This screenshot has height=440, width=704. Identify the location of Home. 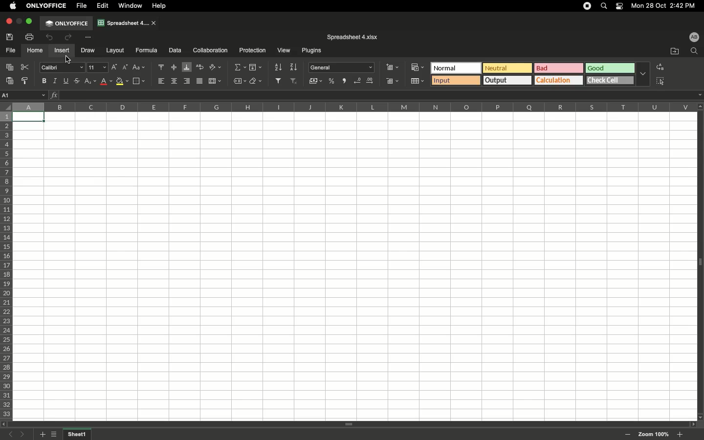
(35, 51).